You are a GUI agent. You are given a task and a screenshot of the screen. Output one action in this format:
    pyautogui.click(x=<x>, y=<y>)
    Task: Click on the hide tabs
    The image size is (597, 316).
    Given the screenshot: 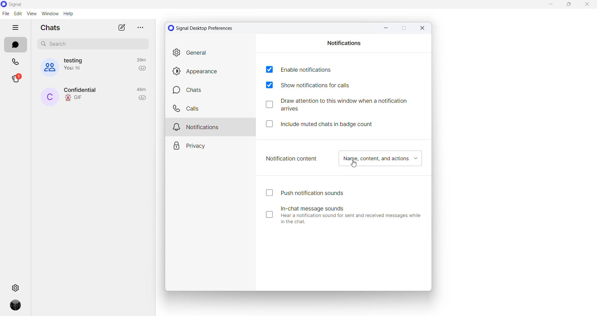 What is the action you would take?
    pyautogui.click(x=16, y=28)
    